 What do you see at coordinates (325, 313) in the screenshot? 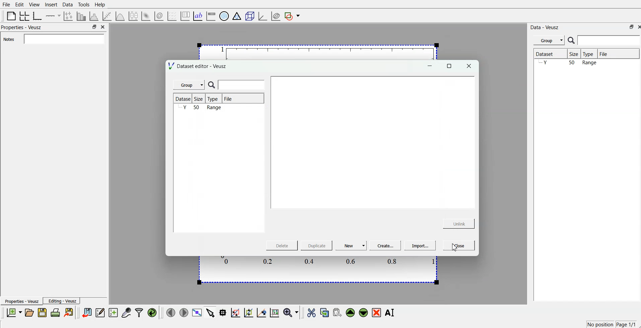
I see `copy the selected widgets` at bounding box center [325, 313].